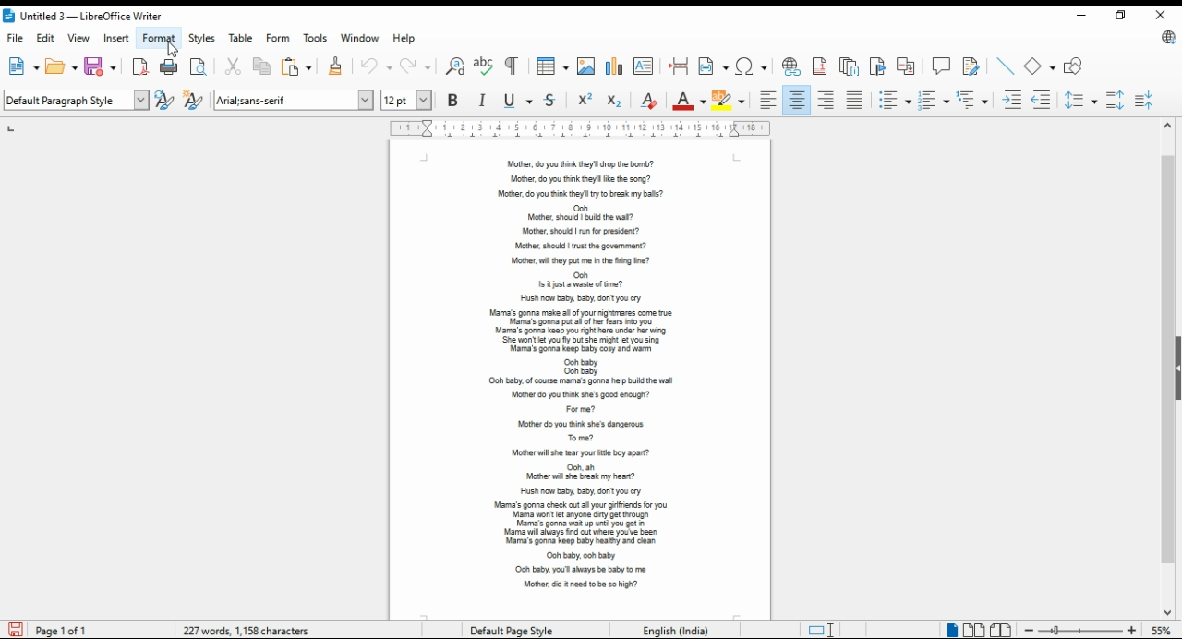 The height and width of the screenshot is (639, 1182). What do you see at coordinates (645, 66) in the screenshot?
I see `insert text box` at bounding box center [645, 66].